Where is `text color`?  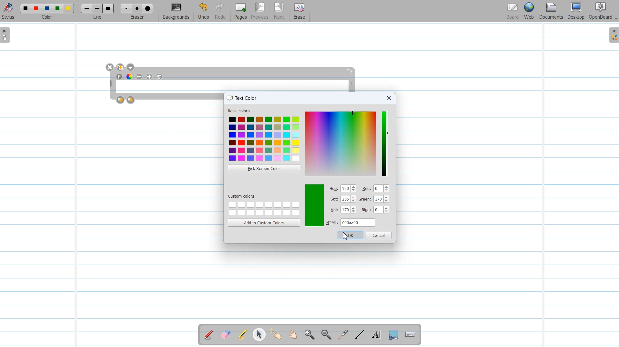 text color is located at coordinates (244, 97).